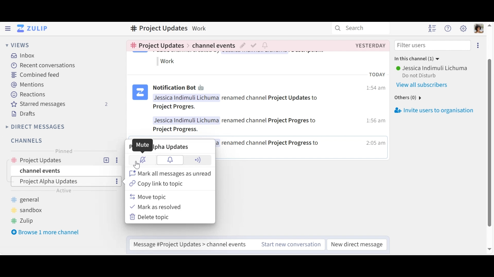  I want to click on Invite users to organisation, so click(478, 45).